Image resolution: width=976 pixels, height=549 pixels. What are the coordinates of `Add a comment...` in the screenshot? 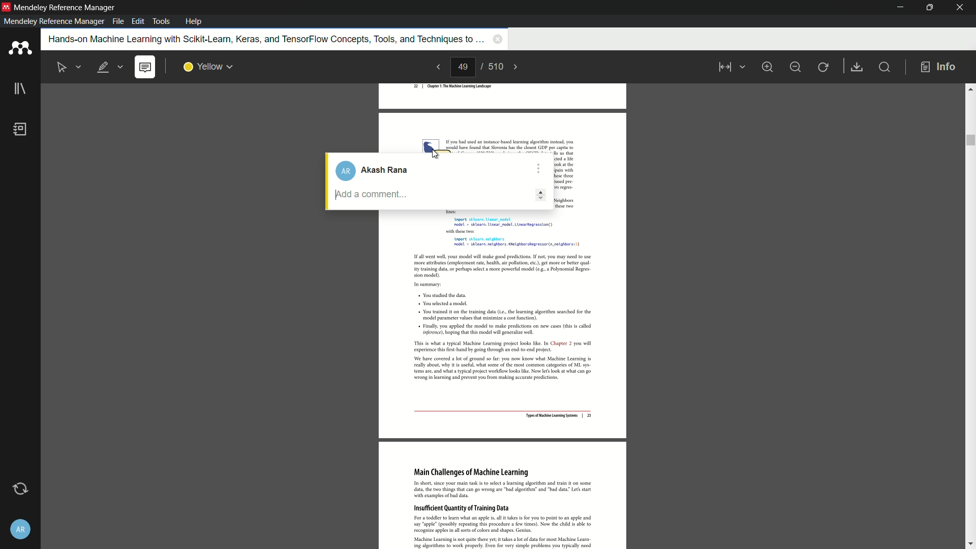 It's located at (408, 195).